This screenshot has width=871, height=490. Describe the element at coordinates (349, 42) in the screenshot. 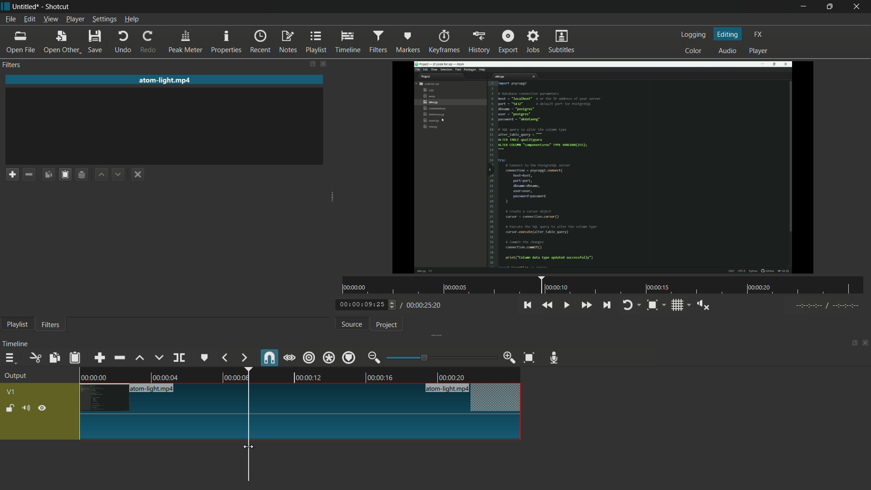

I see `timeline` at that location.